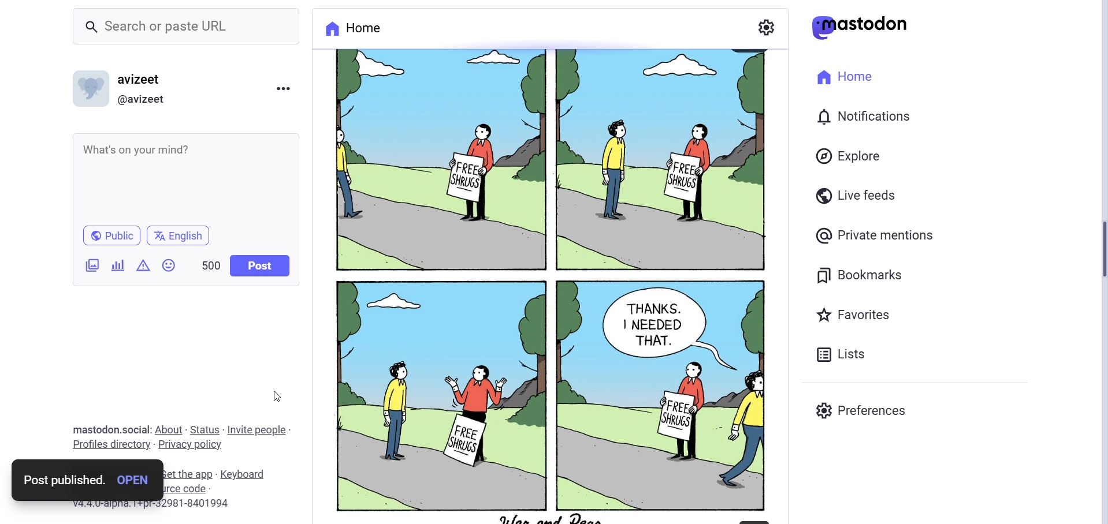  What do you see at coordinates (261, 265) in the screenshot?
I see `Post` at bounding box center [261, 265].